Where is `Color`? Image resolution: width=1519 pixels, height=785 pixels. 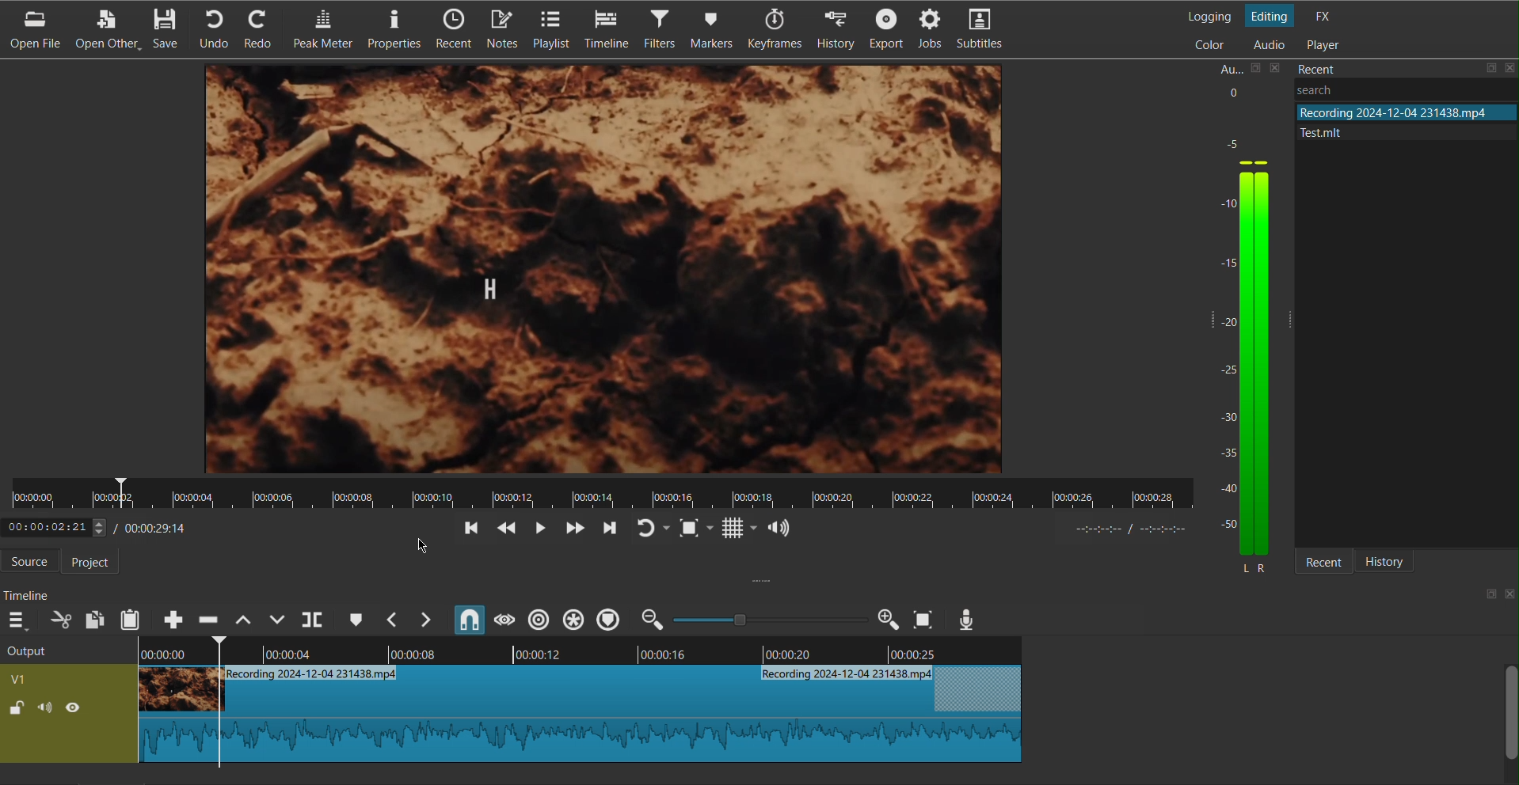 Color is located at coordinates (1207, 44).